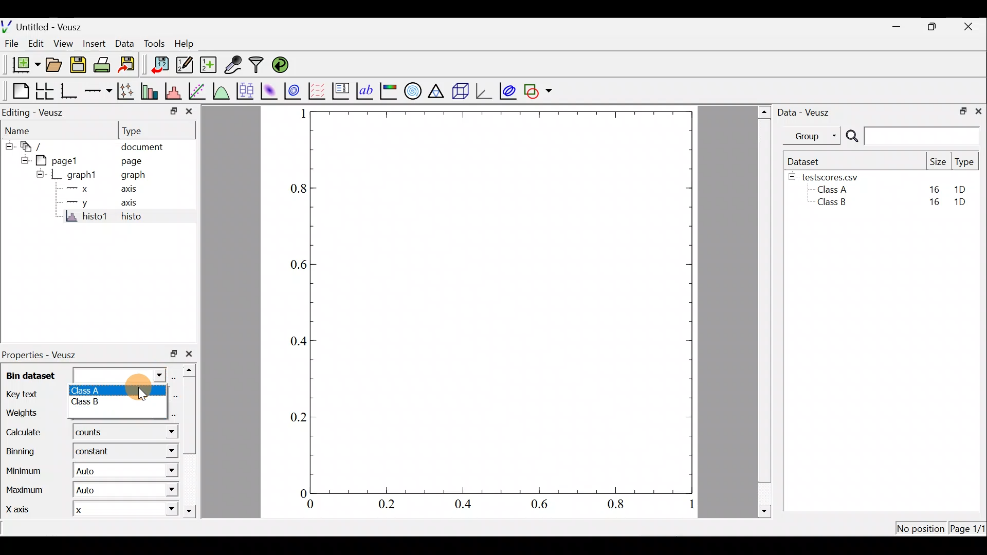 Image resolution: width=987 pixels, height=555 pixels. What do you see at coordinates (244, 90) in the screenshot?
I see `Plot box plots` at bounding box center [244, 90].